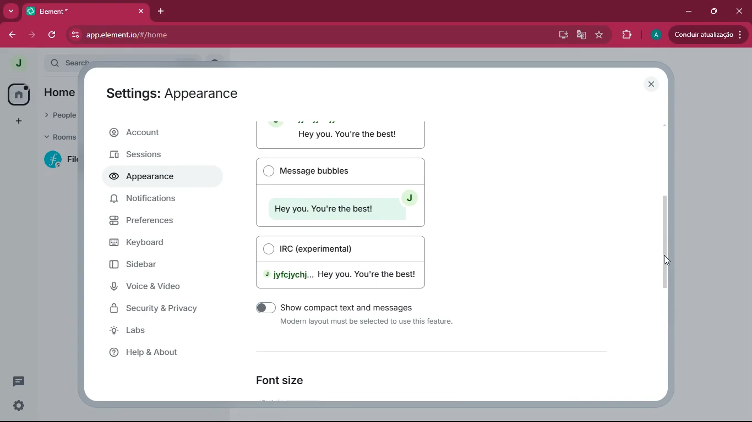 The image size is (752, 422). Describe the element at coordinates (17, 63) in the screenshot. I see `profile picture` at that location.